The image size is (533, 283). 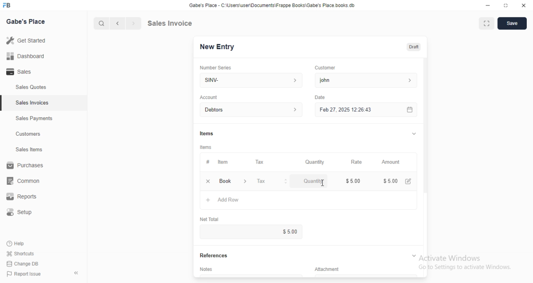 What do you see at coordinates (25, 275) in the screenshot?
I see `Report Issue` at bounding box center [25, 275].